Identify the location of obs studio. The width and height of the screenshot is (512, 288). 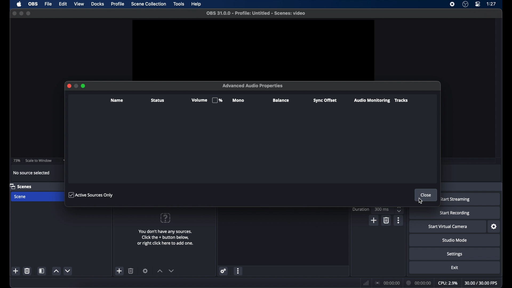
(465, 5).